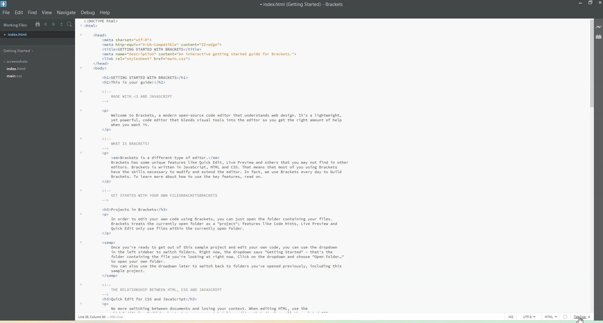 Image resolution: width=603 pixels, height=323 pixels. Describe the element at coordinates (581, 3) in the screenshot. I see `Minimize` at that location.